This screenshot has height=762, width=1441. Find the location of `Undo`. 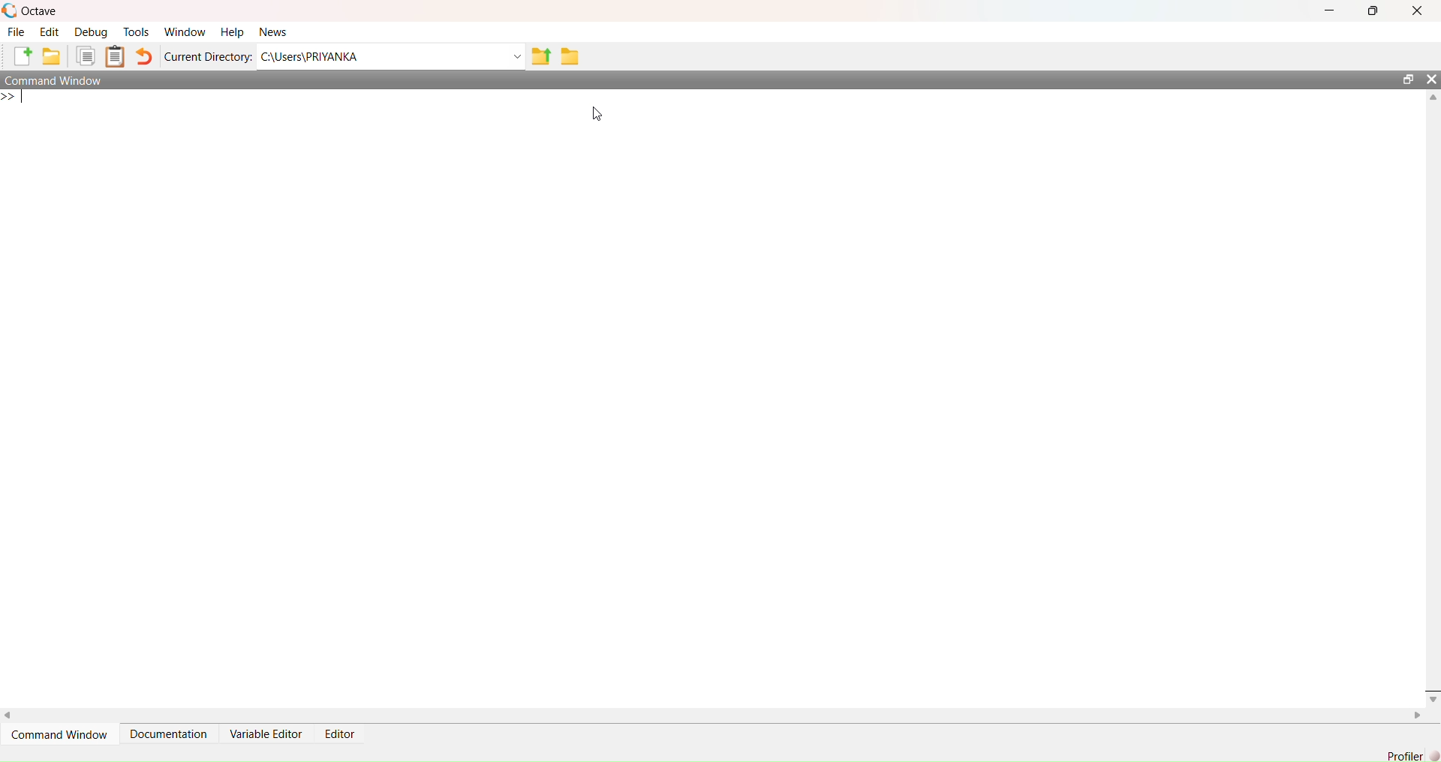

Undo is located at coordinates (145, 57).